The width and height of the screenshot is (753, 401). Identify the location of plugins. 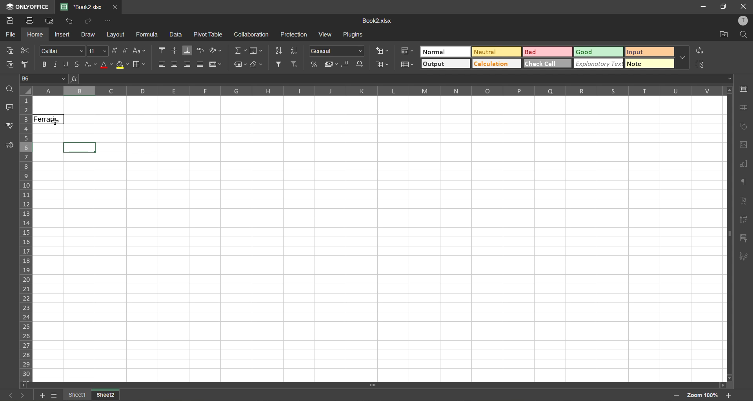
(354, 35).